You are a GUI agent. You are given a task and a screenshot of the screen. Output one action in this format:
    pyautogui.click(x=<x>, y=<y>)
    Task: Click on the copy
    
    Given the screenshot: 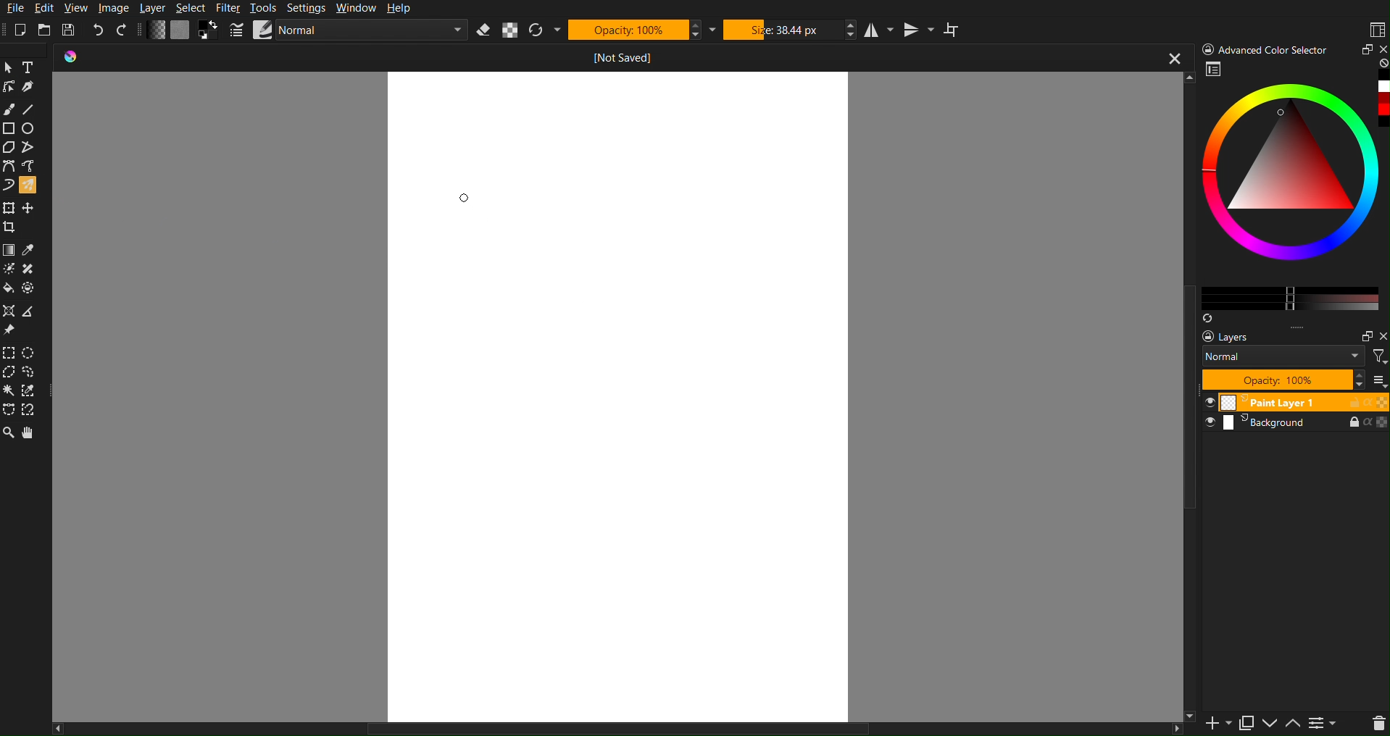 What is the action you would take?
    pyautogui.click(x=1246, y=723)
    